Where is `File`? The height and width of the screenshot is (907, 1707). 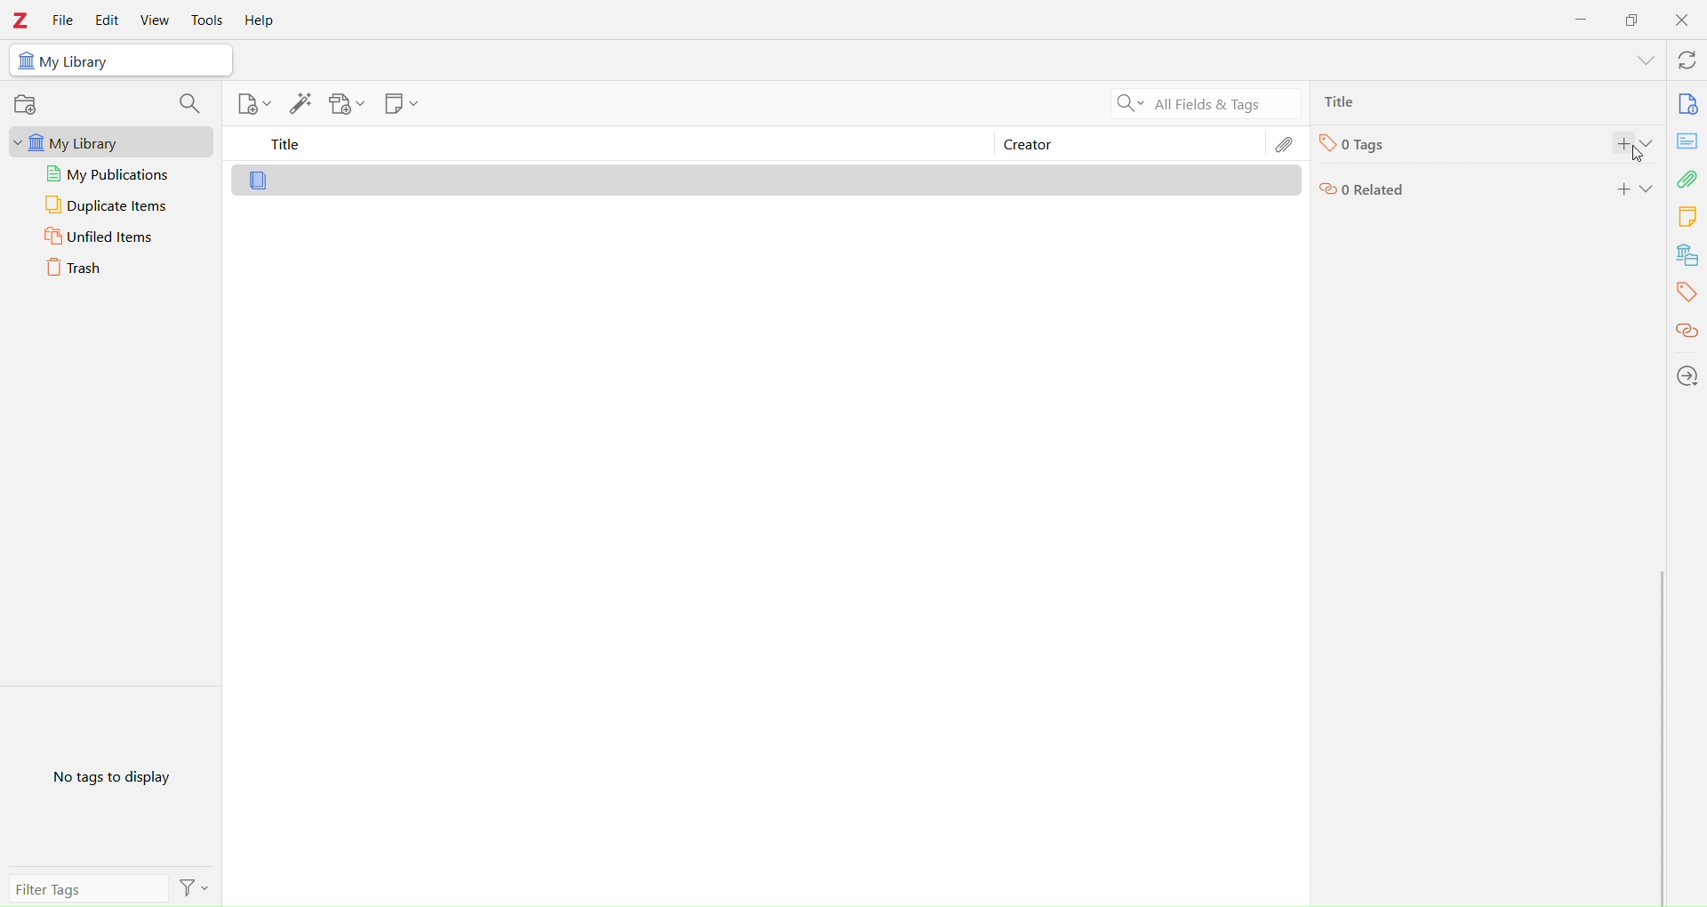
File is located at coordinates (59, 16).